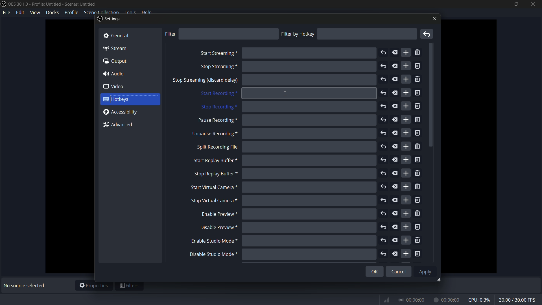  Describe the element at coordinates (406, 120) in the screenshot. I see `add more` at that location.